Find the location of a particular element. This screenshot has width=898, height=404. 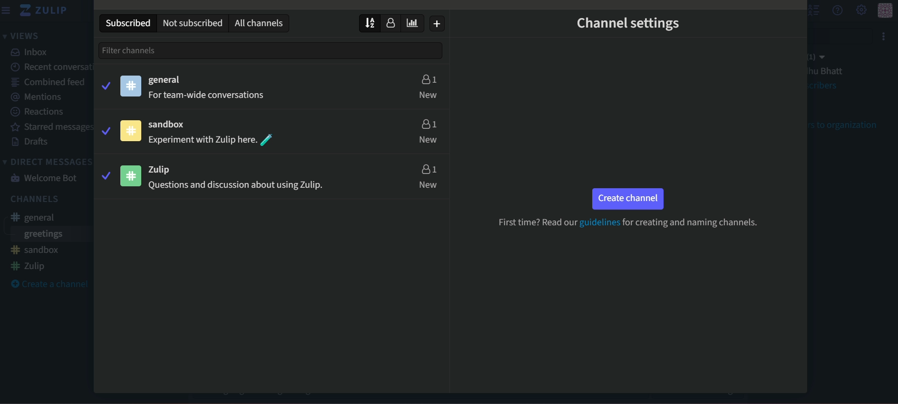

tick is located at coordinates (105, 130).